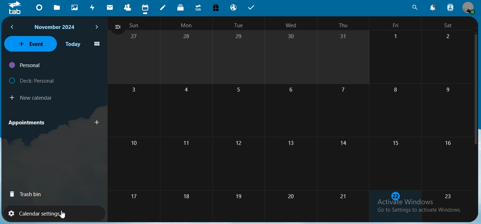 This screenshot has height=224, width=481. Describe the element at coordinates (145, 8) in the screenshot. I see `calendar` at that location.